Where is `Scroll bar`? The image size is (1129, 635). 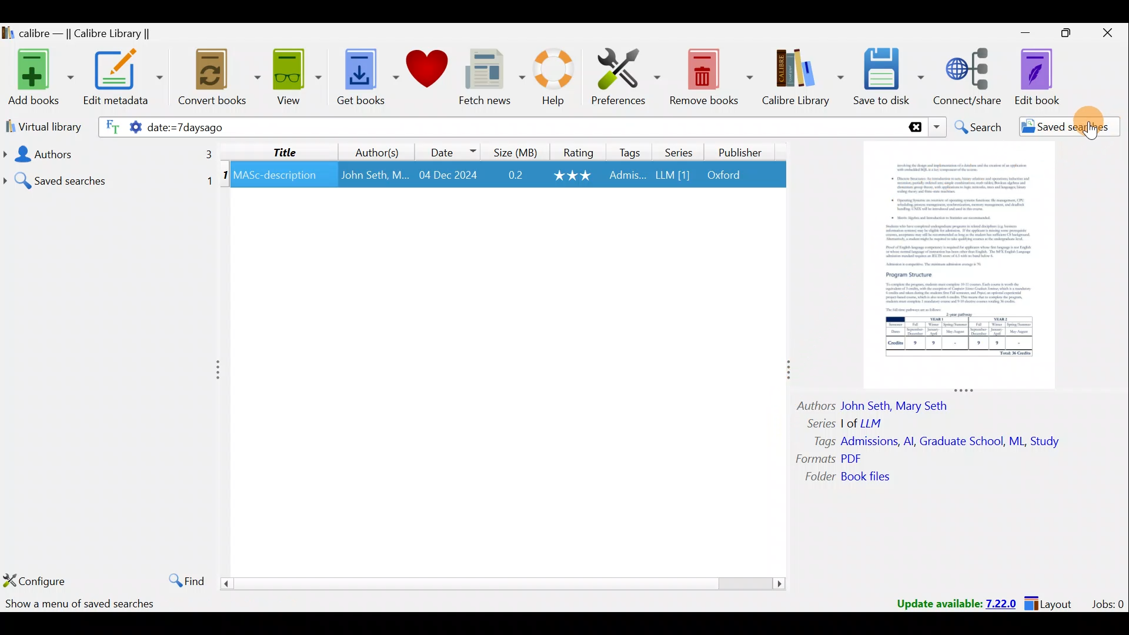
Scroll bar is located at coordinates (505, 583).